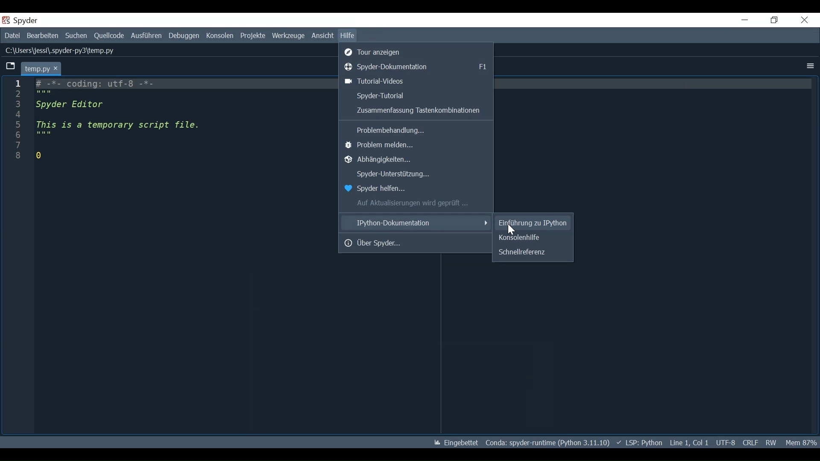  What do you see at coordinates (416, 160) in the screenshot?
I see `Dependencies` at bounding box center [416, 160].